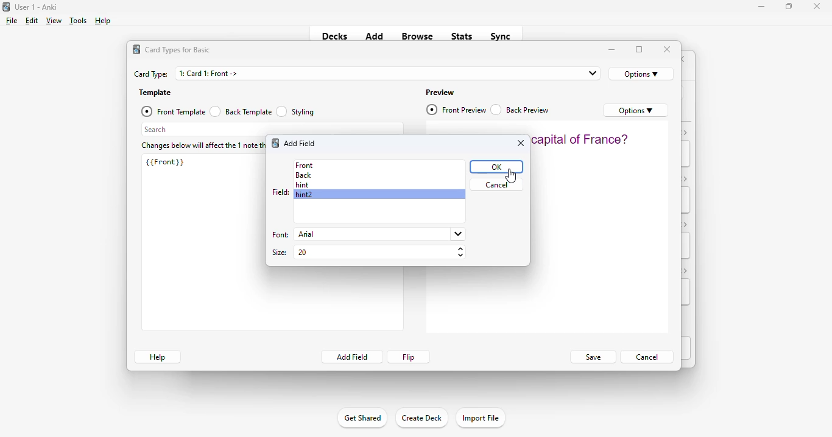  I want to click on title, so click(37, 7).